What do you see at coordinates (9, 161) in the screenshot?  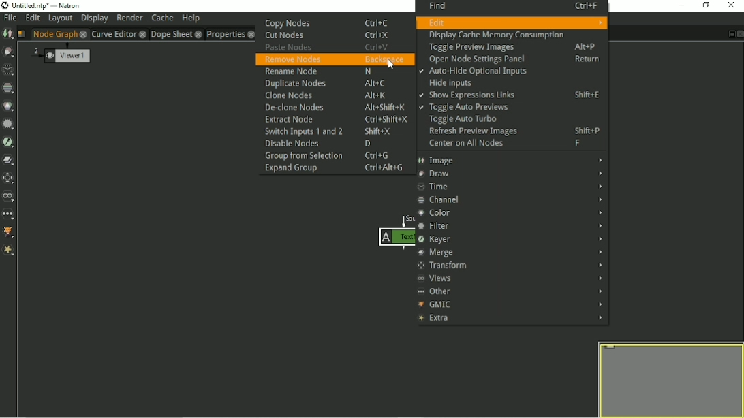 I see `Merge` at bounding box center [9, 161].